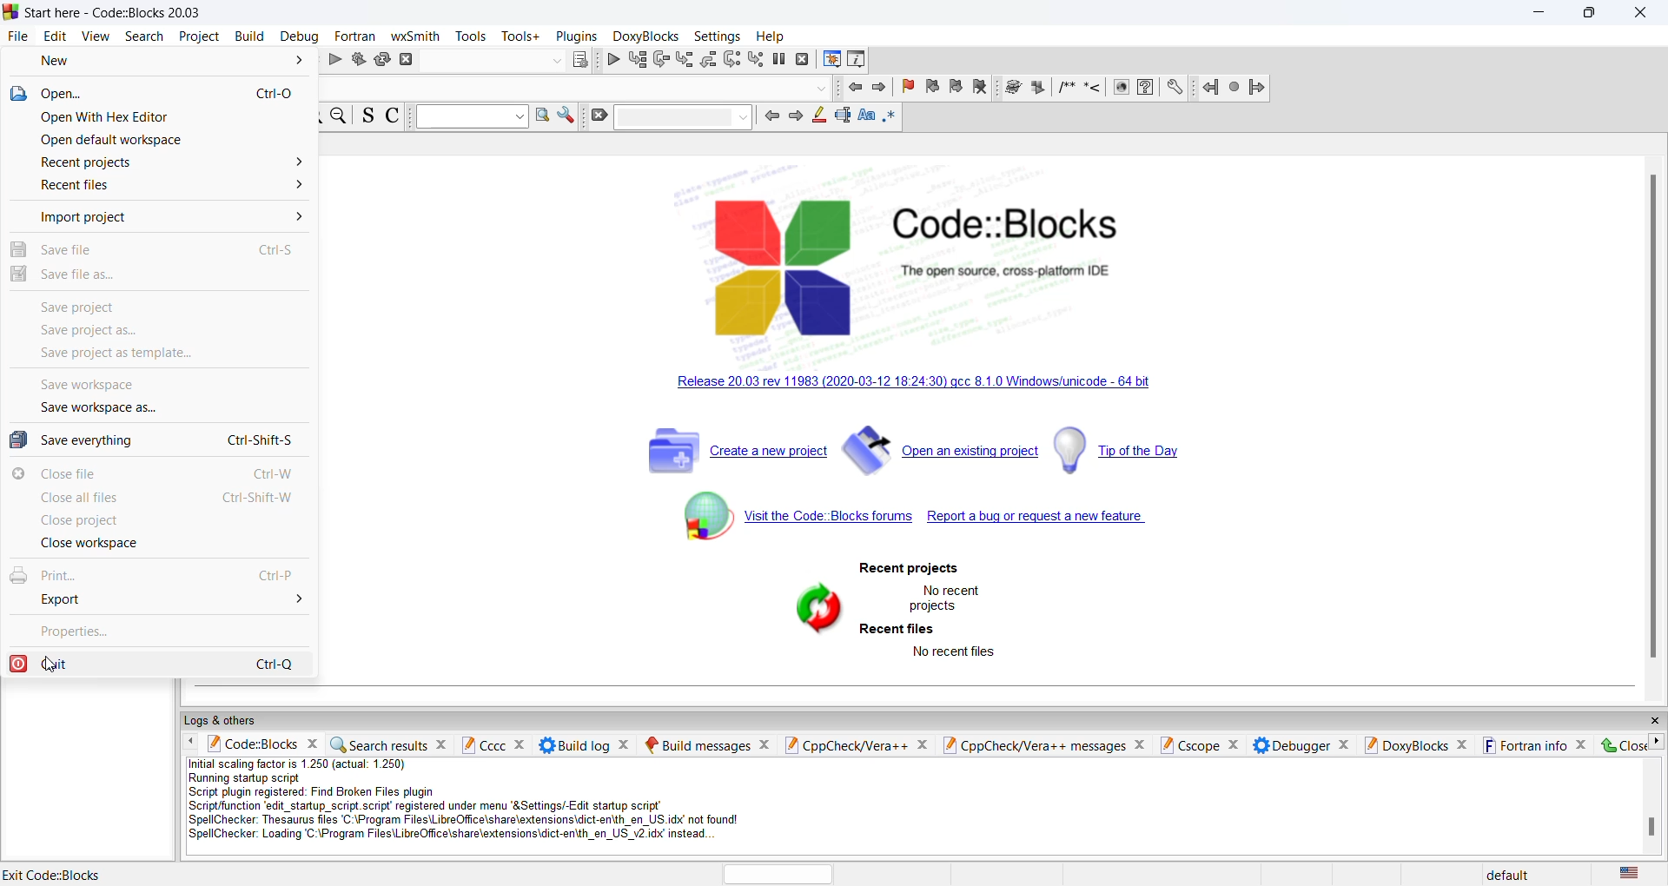 The image size is (1668, 886). Describe the element at coordinates (158, 524) in the screenshot. I see `close project` at that location.